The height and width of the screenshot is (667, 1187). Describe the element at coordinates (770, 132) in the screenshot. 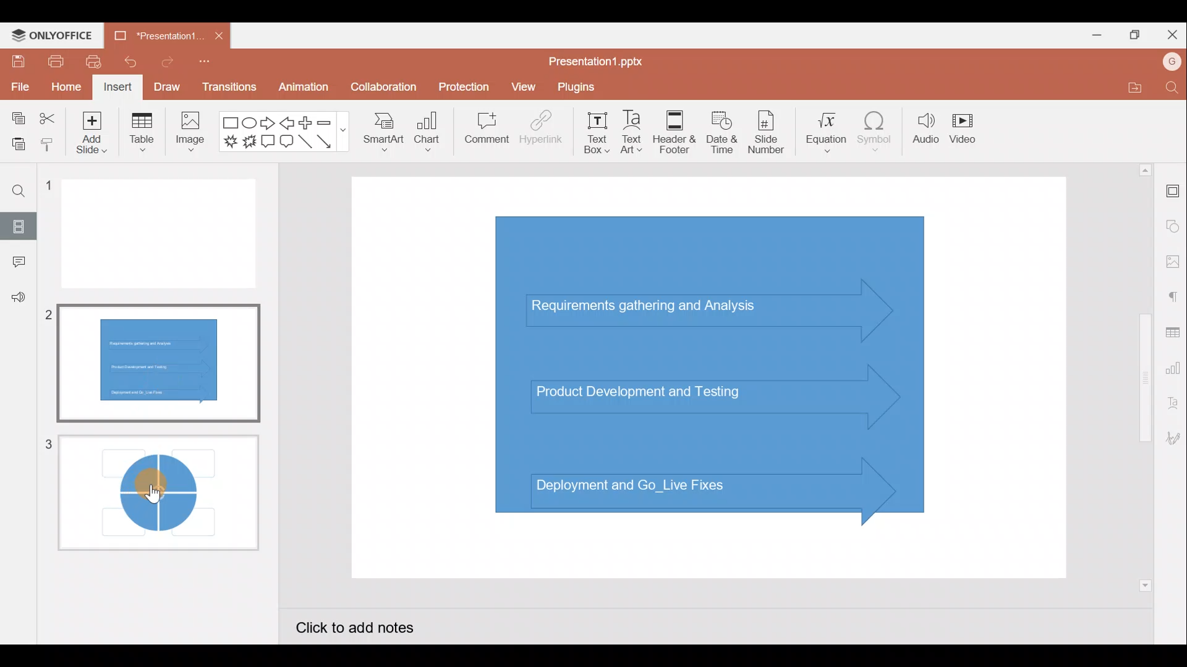

I see `Slide number` at that location.